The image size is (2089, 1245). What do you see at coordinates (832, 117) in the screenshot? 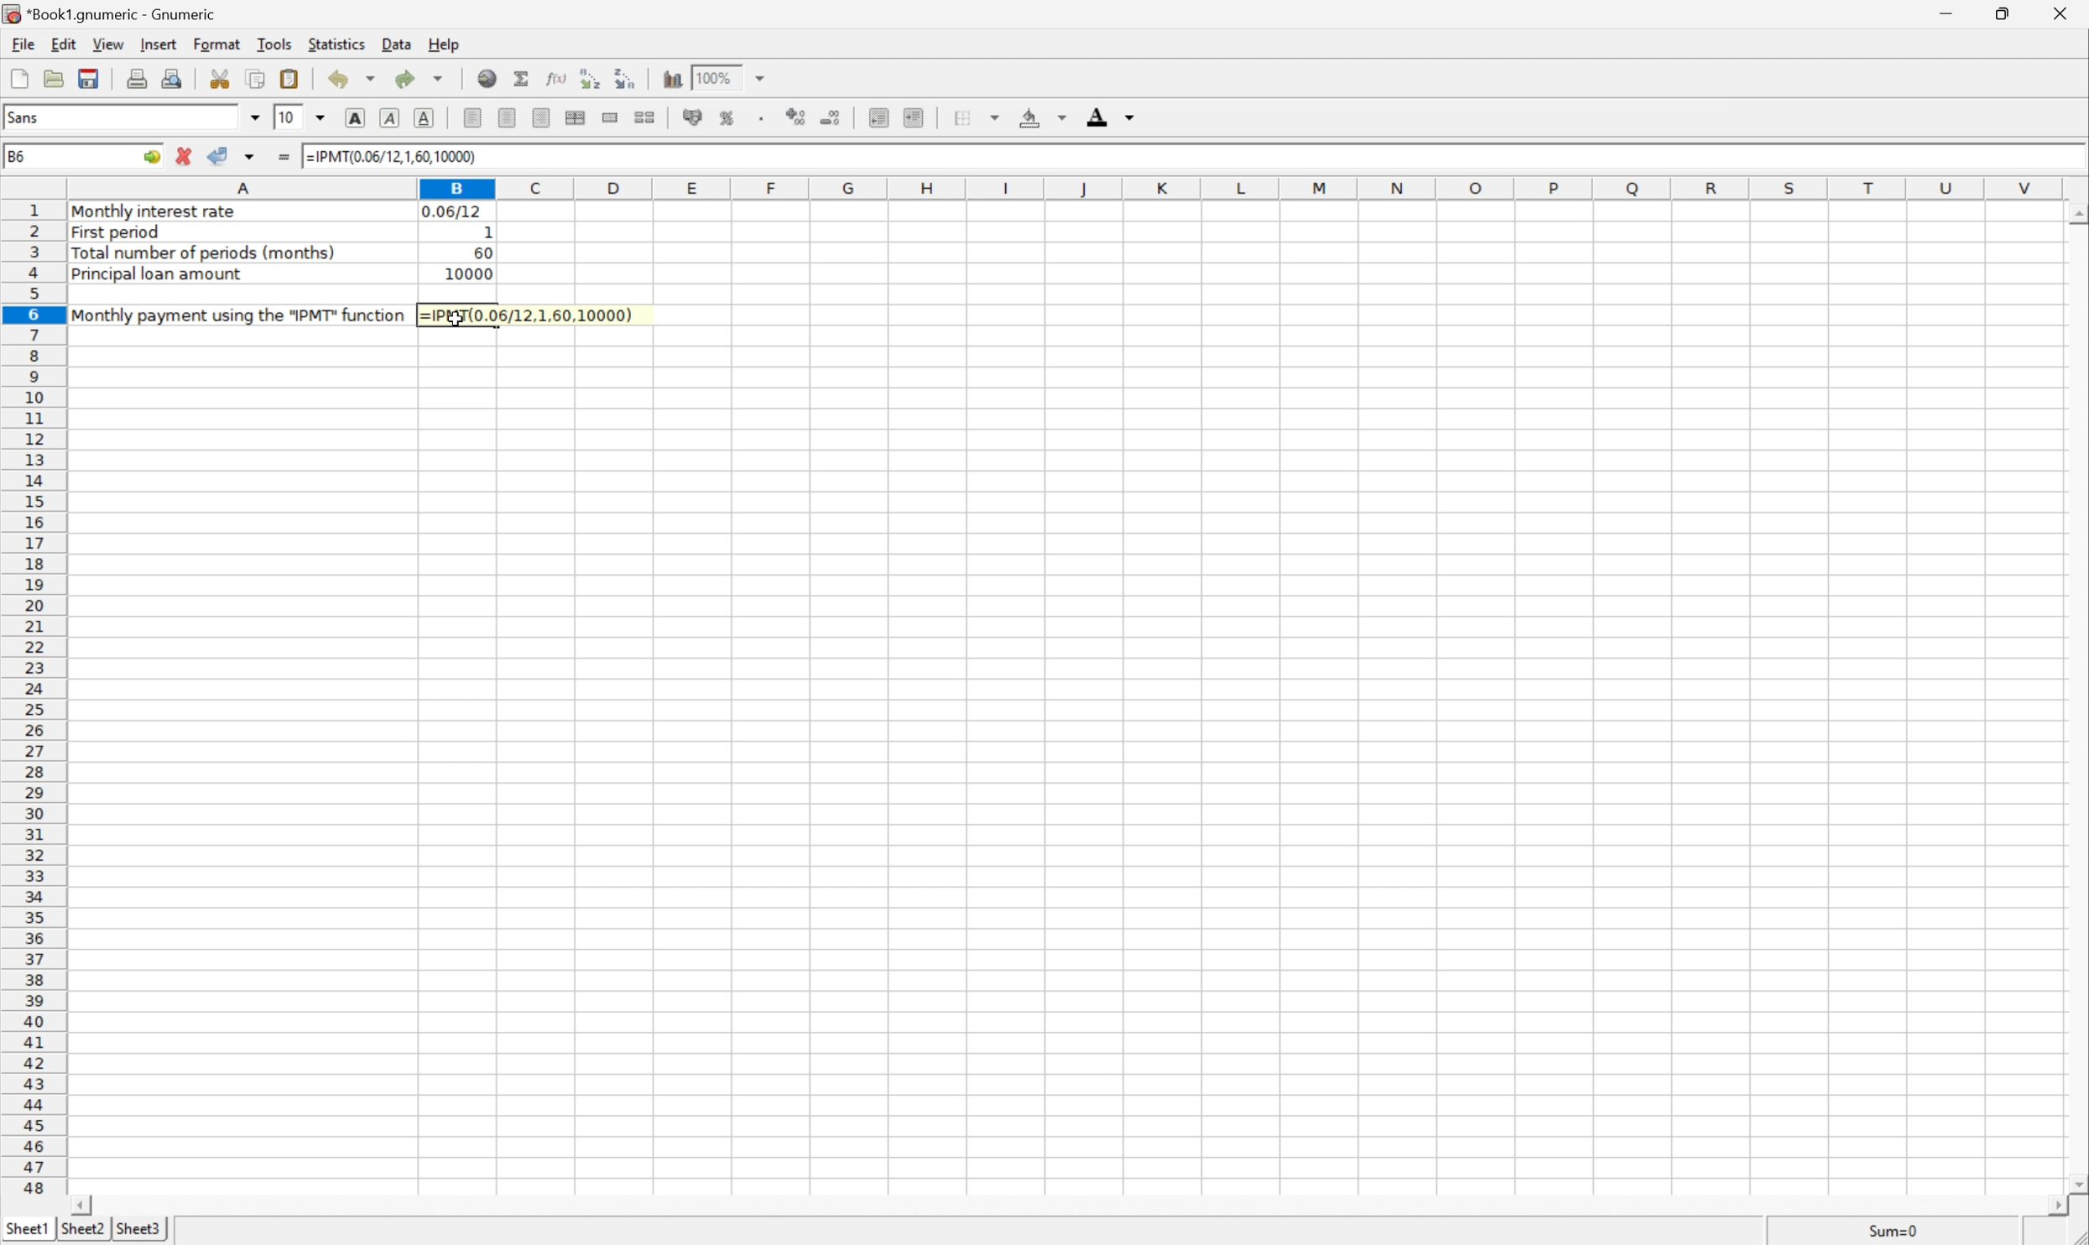
I see `Decrease the number of decimals displayed` at bounding box center [832, 117].